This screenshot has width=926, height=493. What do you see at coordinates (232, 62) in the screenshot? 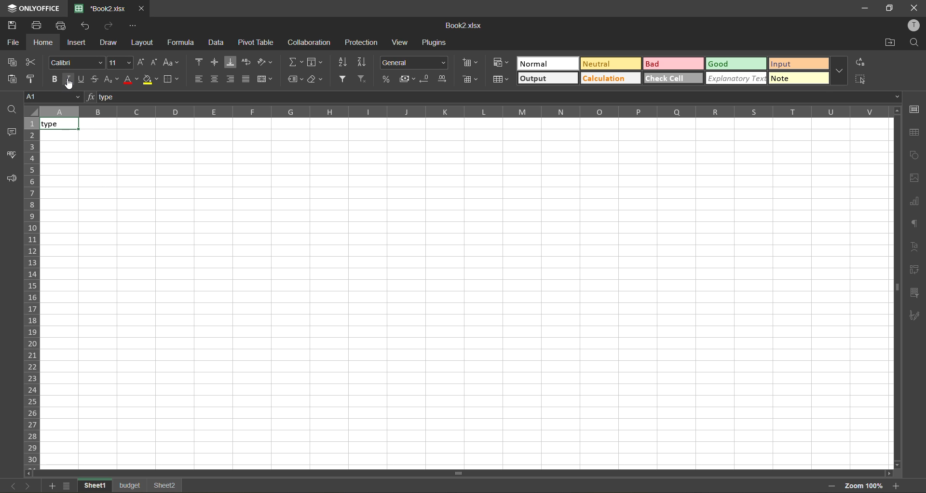
I see `align bottom` at bounding box center [232, 62].